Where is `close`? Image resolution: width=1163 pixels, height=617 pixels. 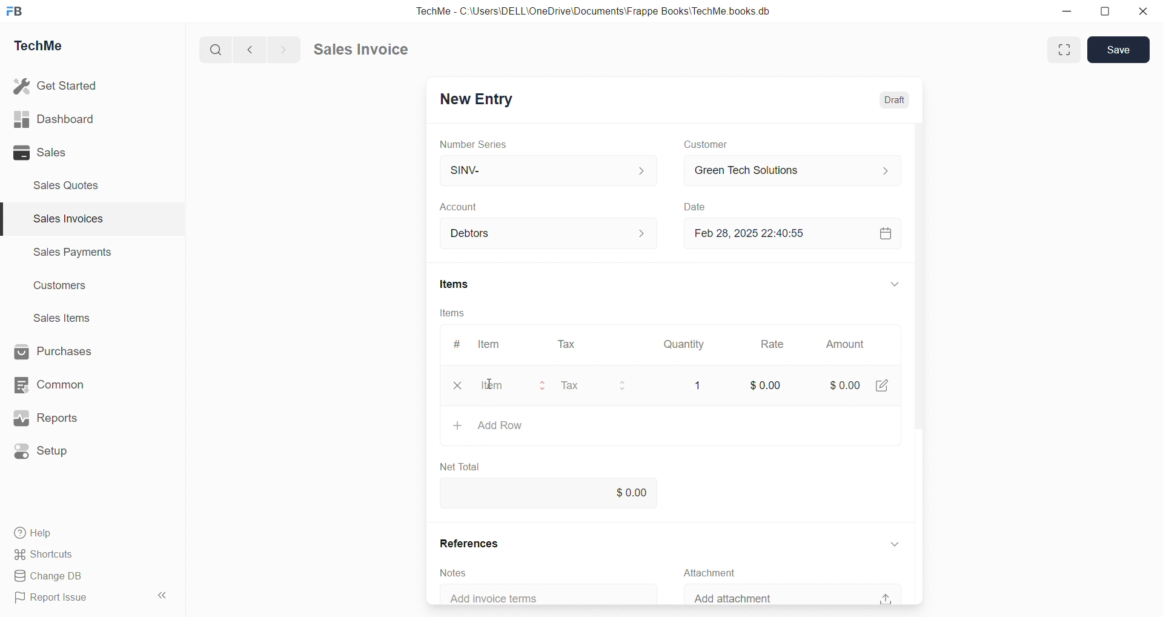
close is located at coordinates (457, 385).